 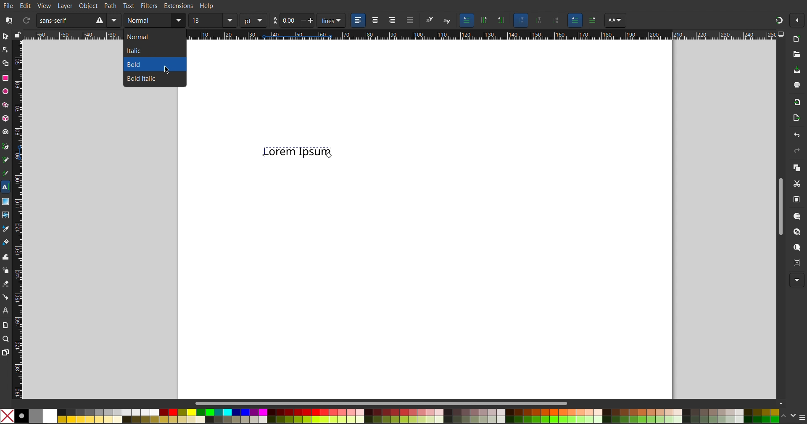 What do you see at coordinates (779, 19) in the screenshot?
I see `Snapping` at bounding box center [779, 19].